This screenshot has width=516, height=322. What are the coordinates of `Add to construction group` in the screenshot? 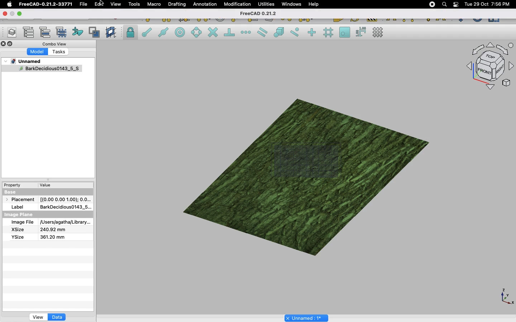 It's located at (78, 31).